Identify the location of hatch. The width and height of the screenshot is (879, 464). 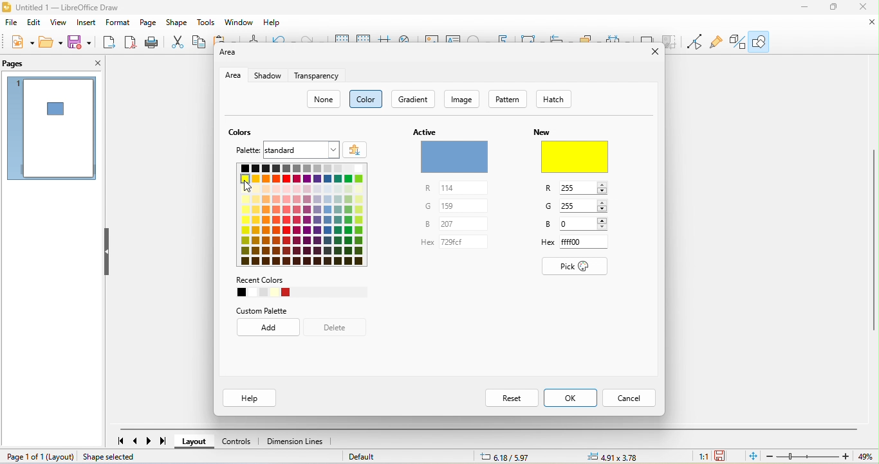
(557, 99).